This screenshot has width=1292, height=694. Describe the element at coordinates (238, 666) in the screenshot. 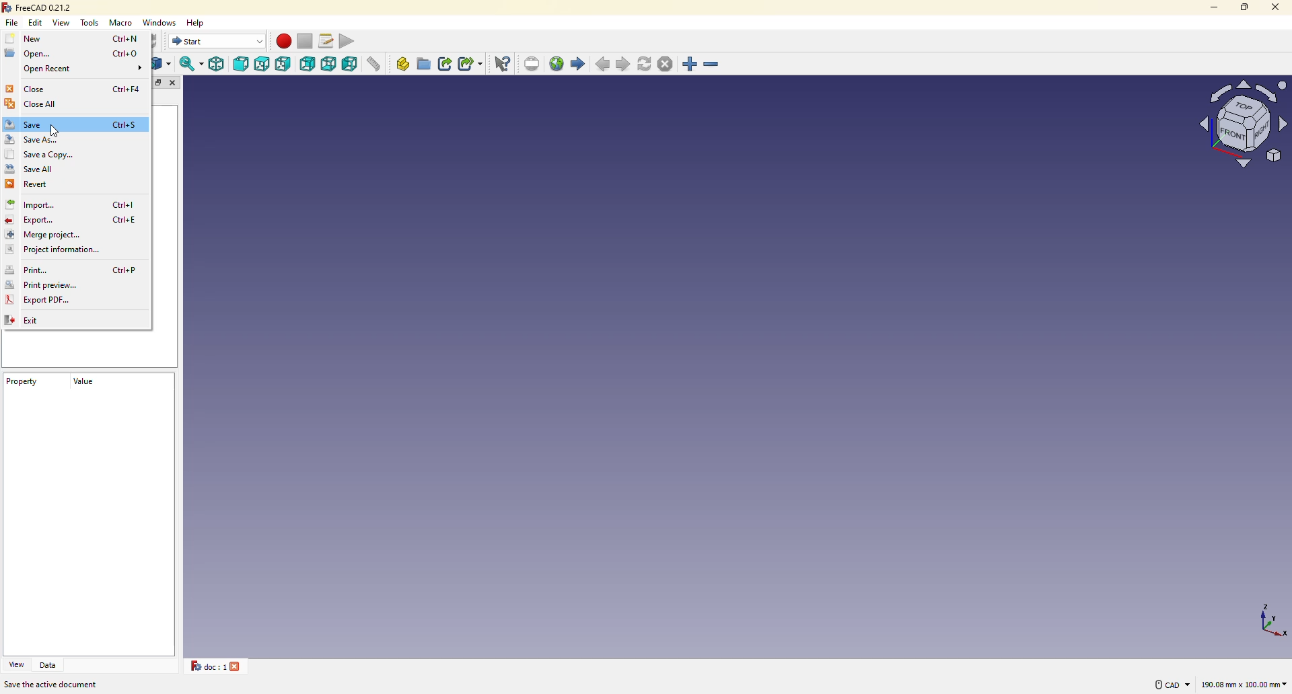

I see `close tab` at that location.